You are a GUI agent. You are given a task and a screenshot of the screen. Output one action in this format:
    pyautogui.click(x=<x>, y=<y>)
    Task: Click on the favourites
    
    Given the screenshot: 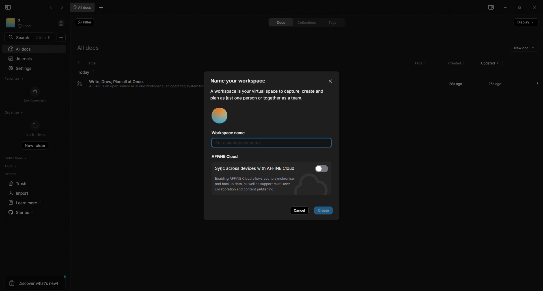 What is the action you would take?
    pyautogui.click(x=17, y=78)
    